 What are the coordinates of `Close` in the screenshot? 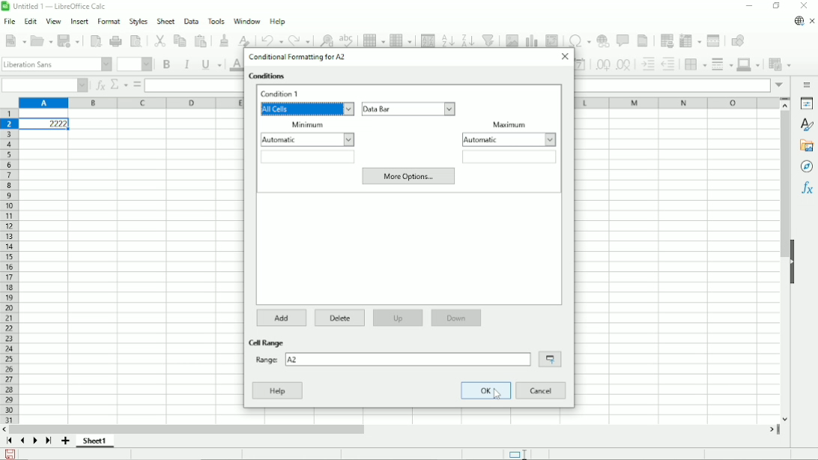 It's located at (804, 6).